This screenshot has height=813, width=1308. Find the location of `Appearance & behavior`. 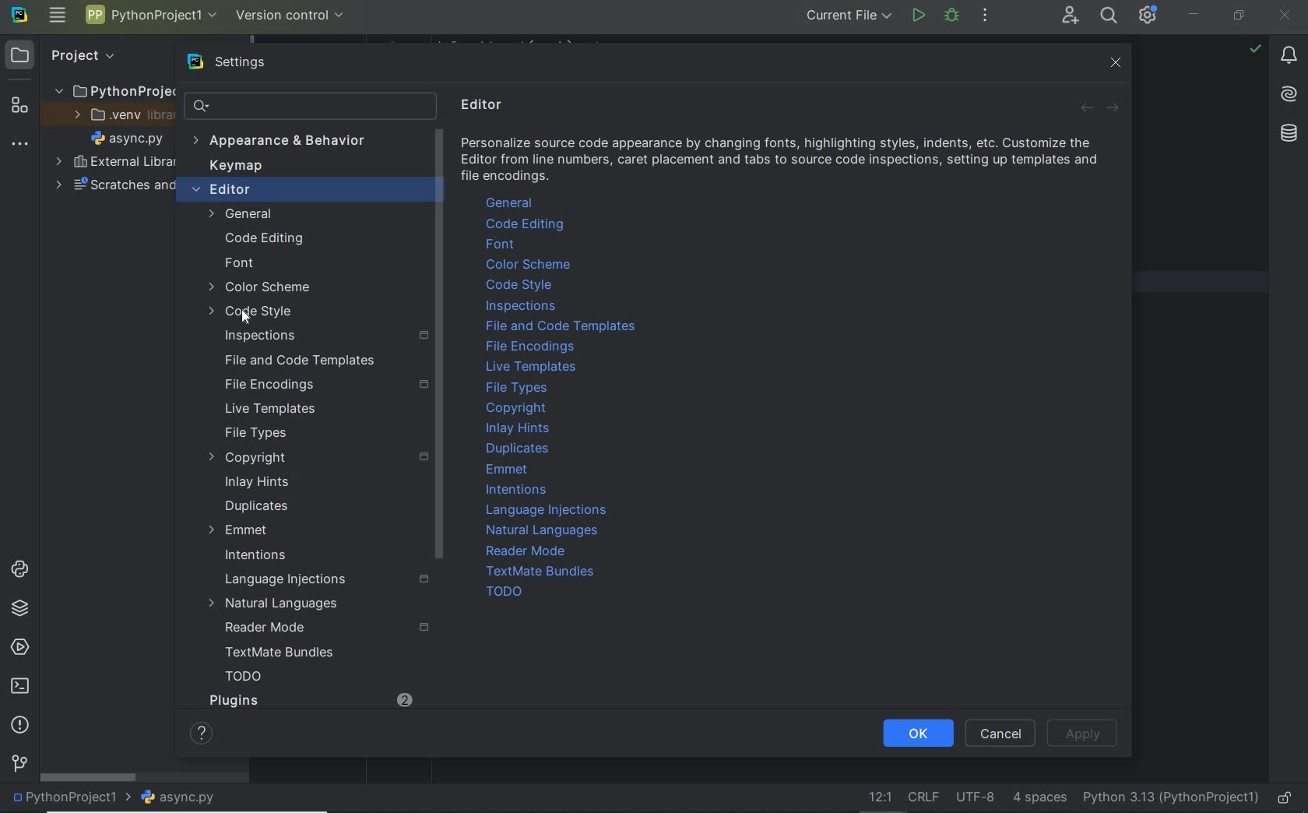

Appearance & behavior is located at coordinates (290, 142).